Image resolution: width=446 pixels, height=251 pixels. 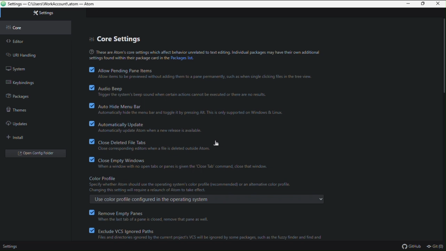 What do you see at coordinates (11, 246) in the screenshot?
I see `Settings` at bounding box center [11, 246].